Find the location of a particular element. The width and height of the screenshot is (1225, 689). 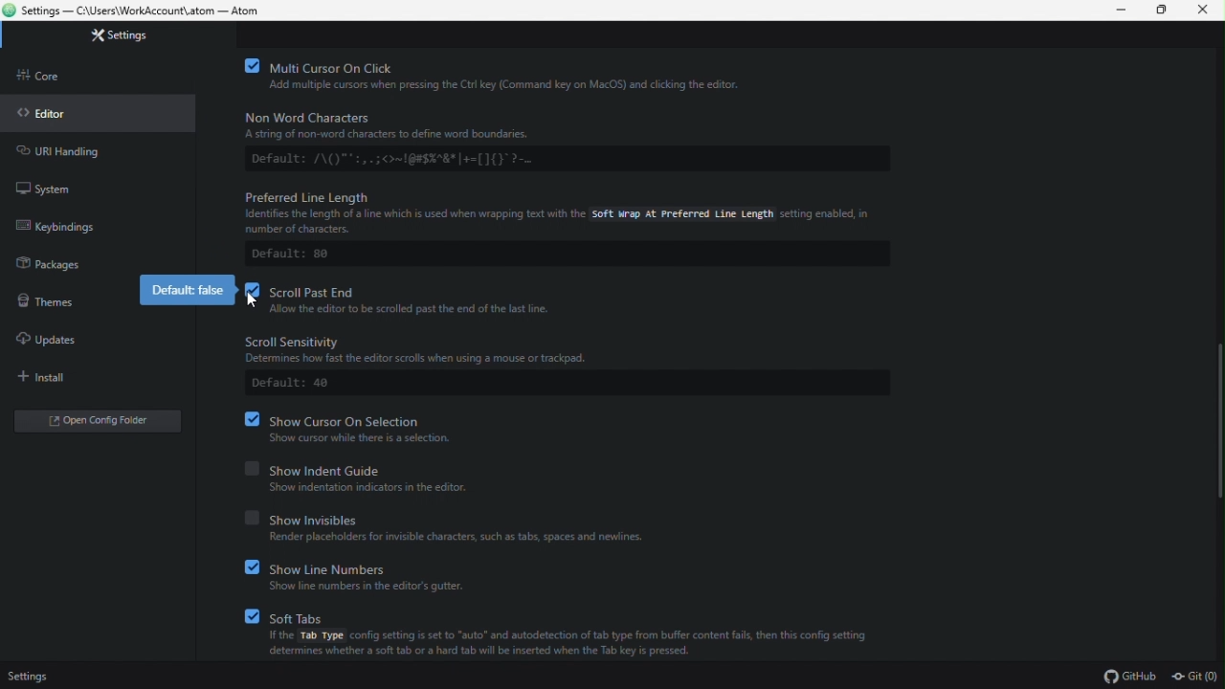

Settings is located at coordinates (29, 674).